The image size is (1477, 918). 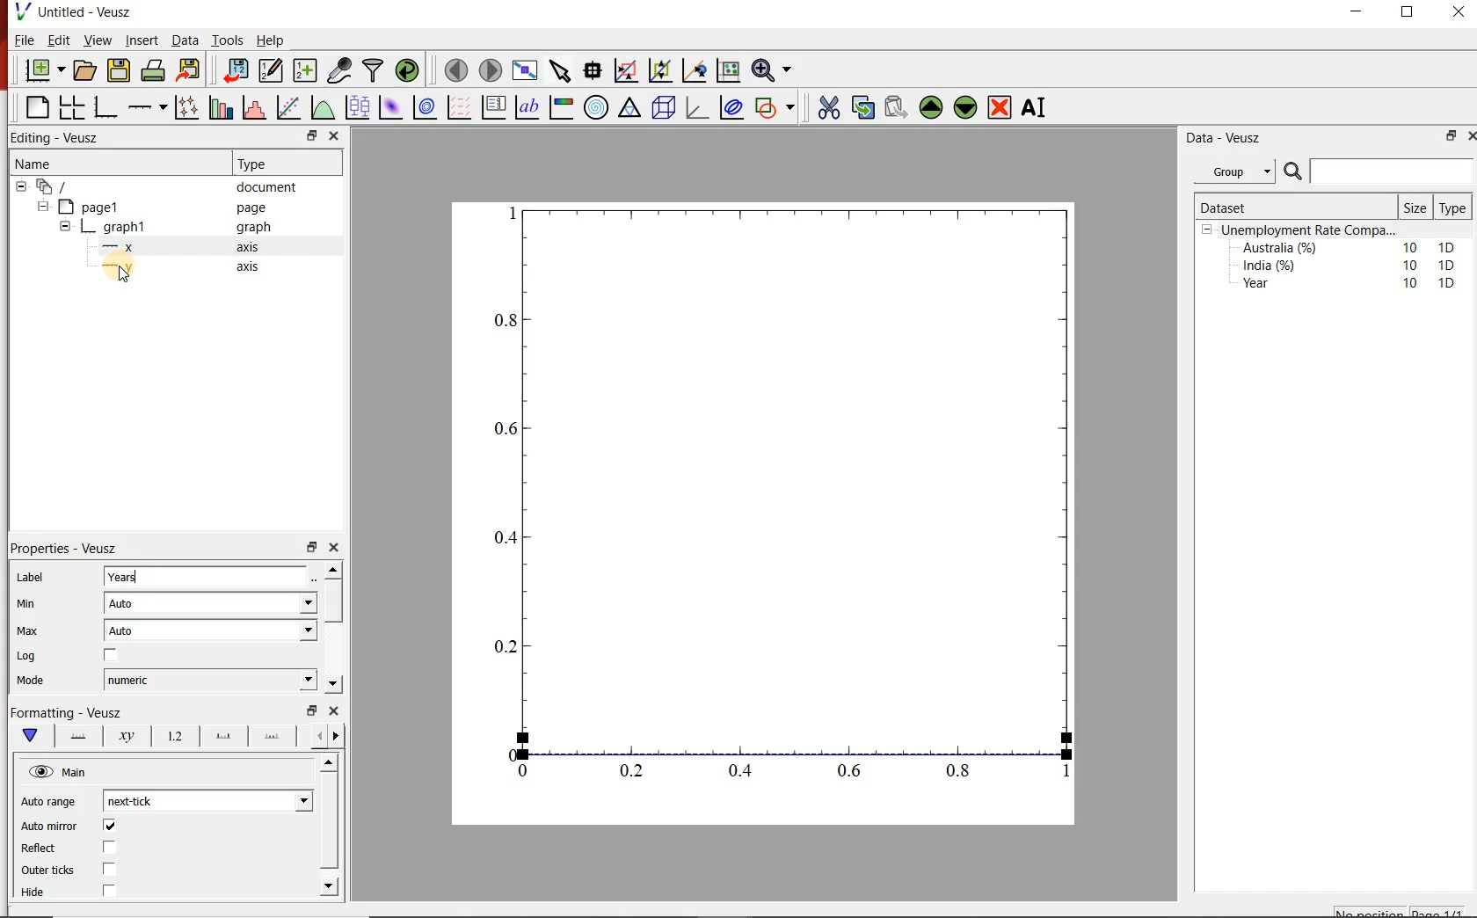 I want to click on Name, so click(x=111, y=162).